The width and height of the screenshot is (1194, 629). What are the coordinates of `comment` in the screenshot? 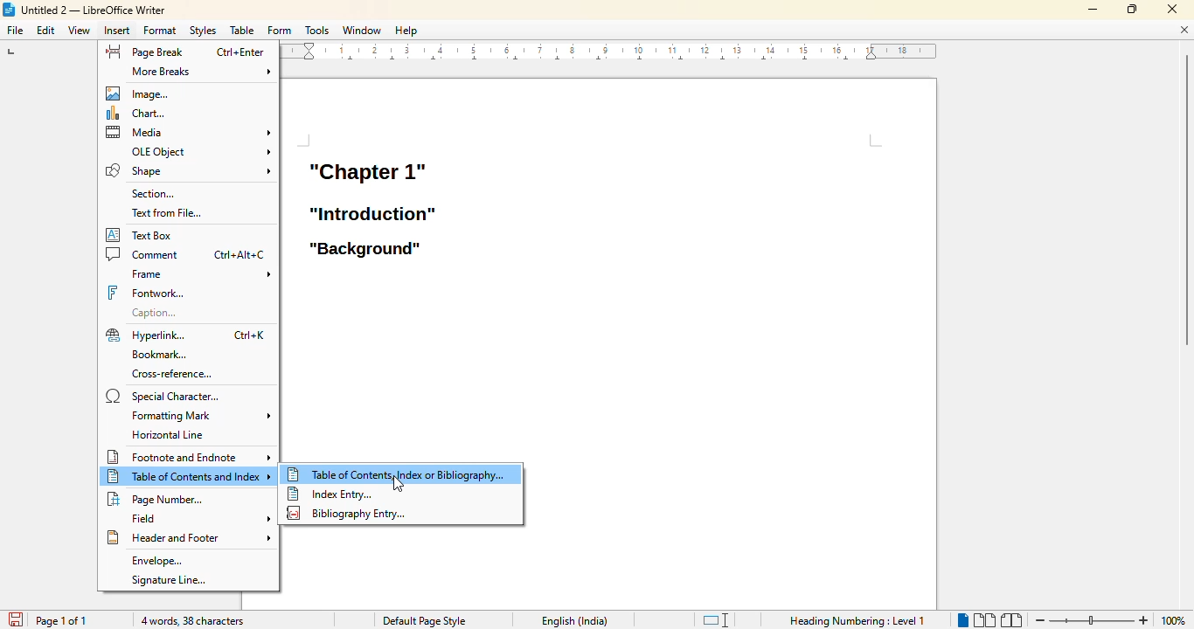 It's located at (143, 254).